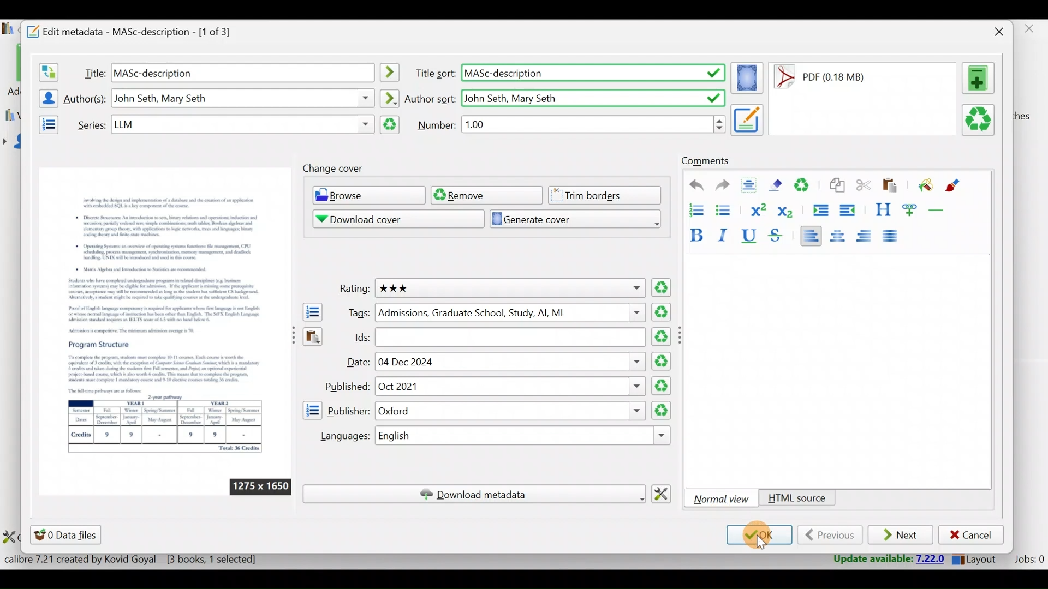 Image resolution: width=1048 pixels, height=589 pixels. I want to click on Jobs, so click(1028, 561).